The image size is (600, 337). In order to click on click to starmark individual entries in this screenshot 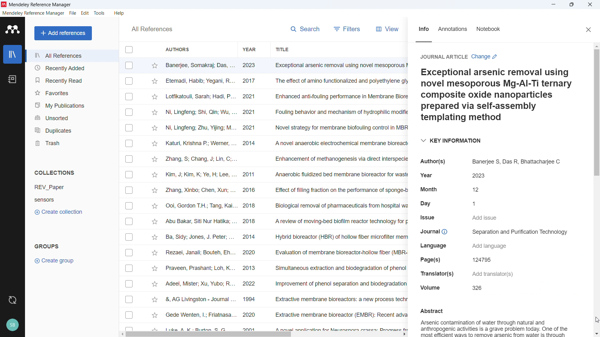, I will do `click(154, 316)`.